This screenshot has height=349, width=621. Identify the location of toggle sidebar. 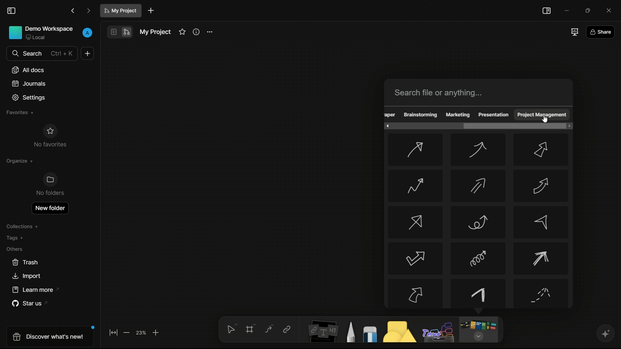
(12, 11).